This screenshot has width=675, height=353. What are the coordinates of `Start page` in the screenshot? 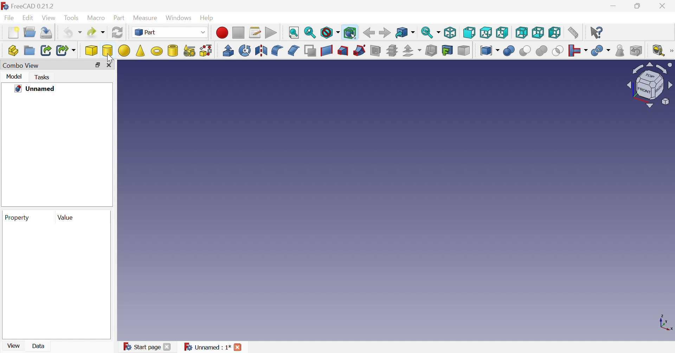 It's located at (149, 347).